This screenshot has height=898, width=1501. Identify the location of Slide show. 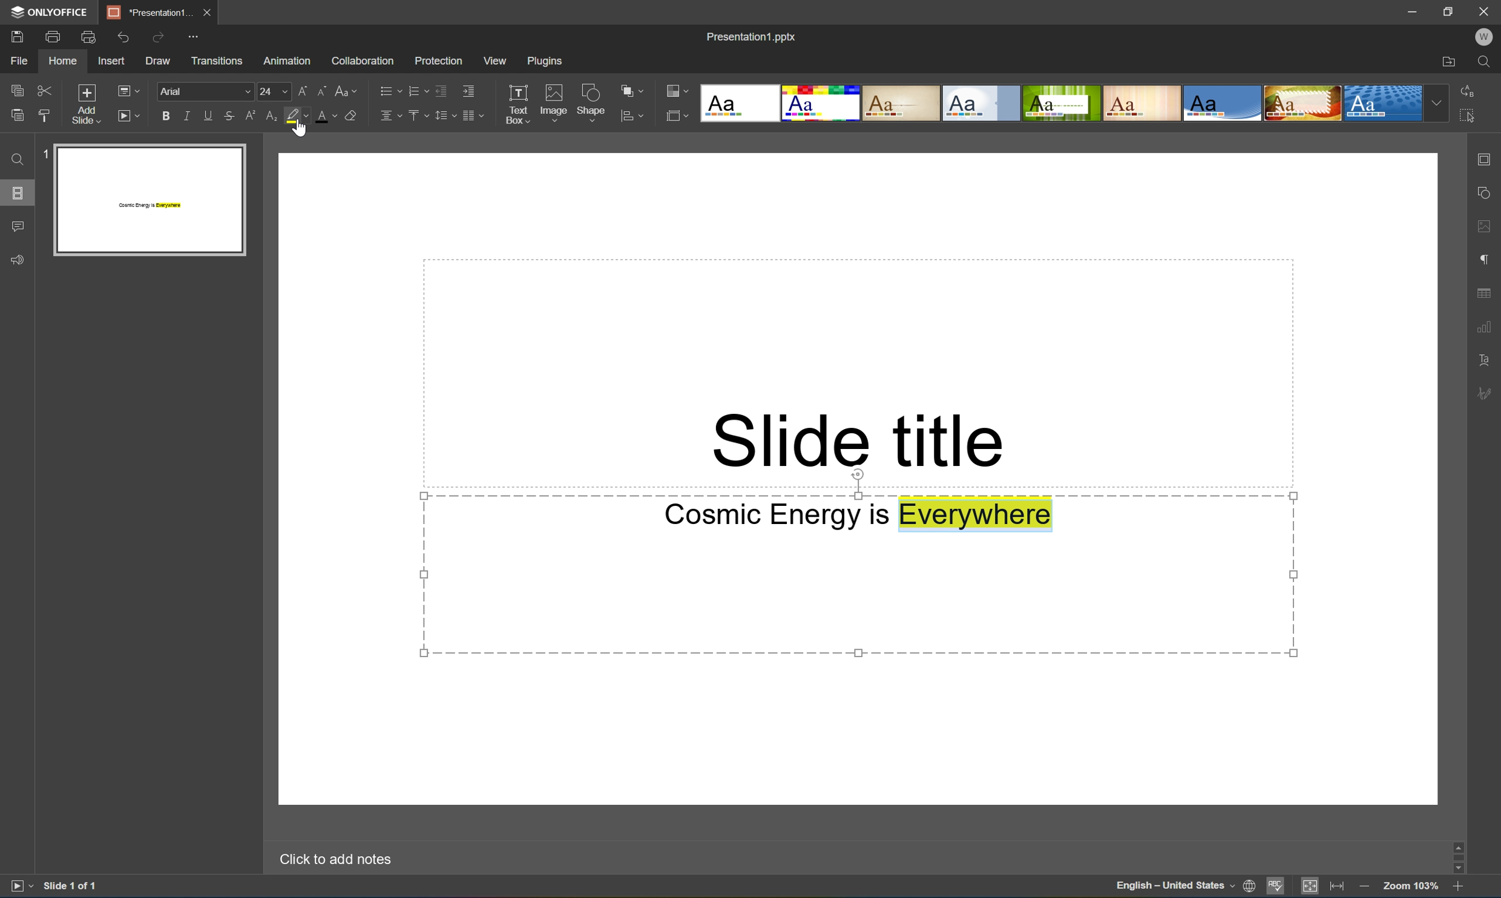
(19, 888).